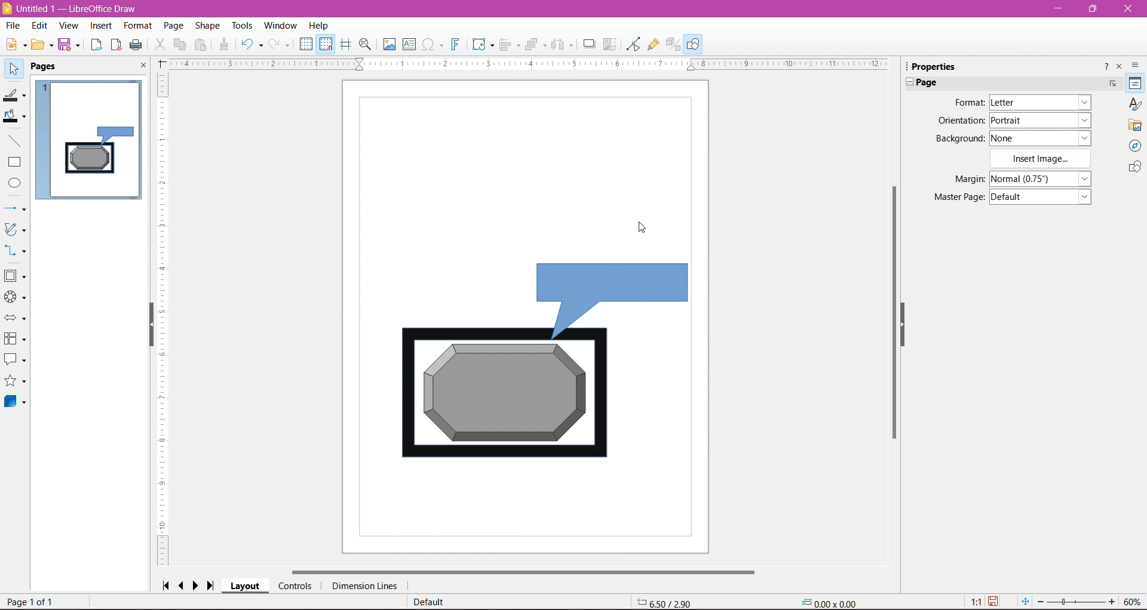  I want to click on View, so click(68, 25).